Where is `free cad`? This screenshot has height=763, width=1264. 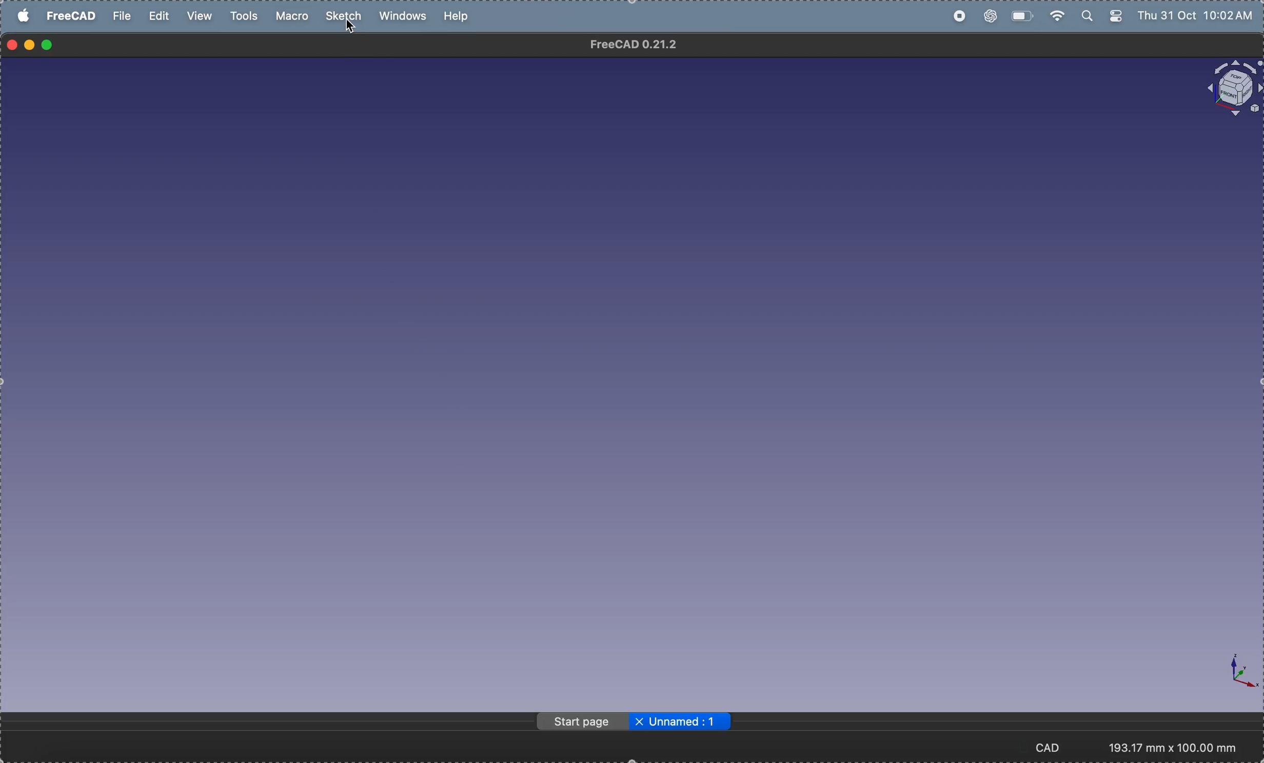 free cad is located at coordinates (73, 15).